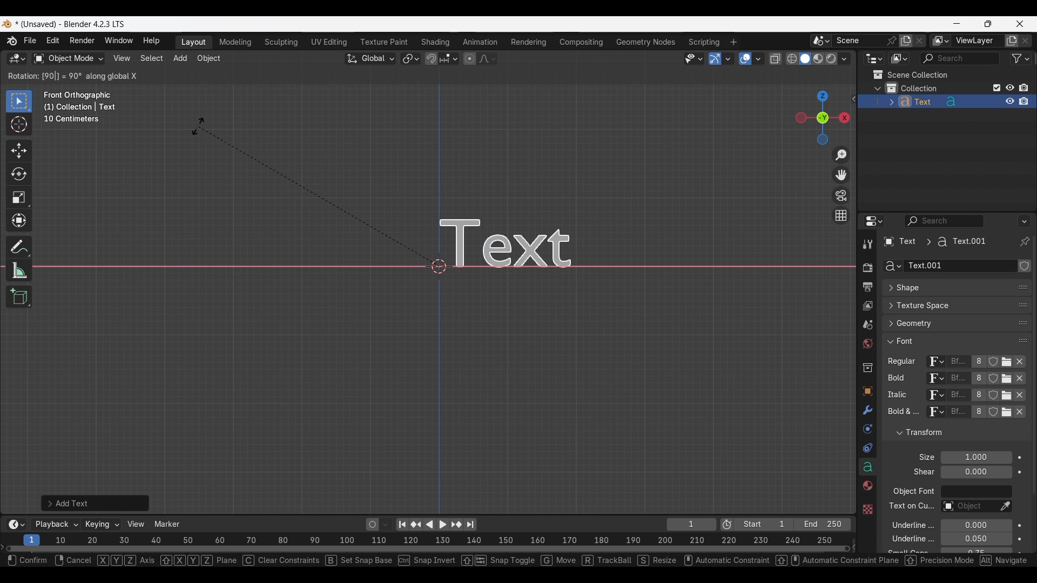  Describe the element at coordinates (19, 247) in the screenshot. I see `Annotate` at that location.